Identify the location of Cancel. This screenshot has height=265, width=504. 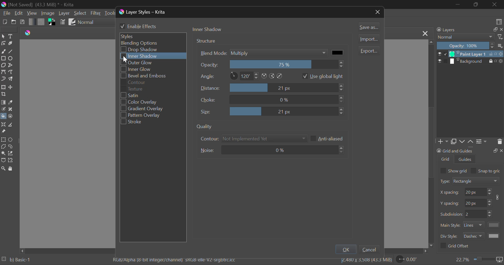
(370, 250).